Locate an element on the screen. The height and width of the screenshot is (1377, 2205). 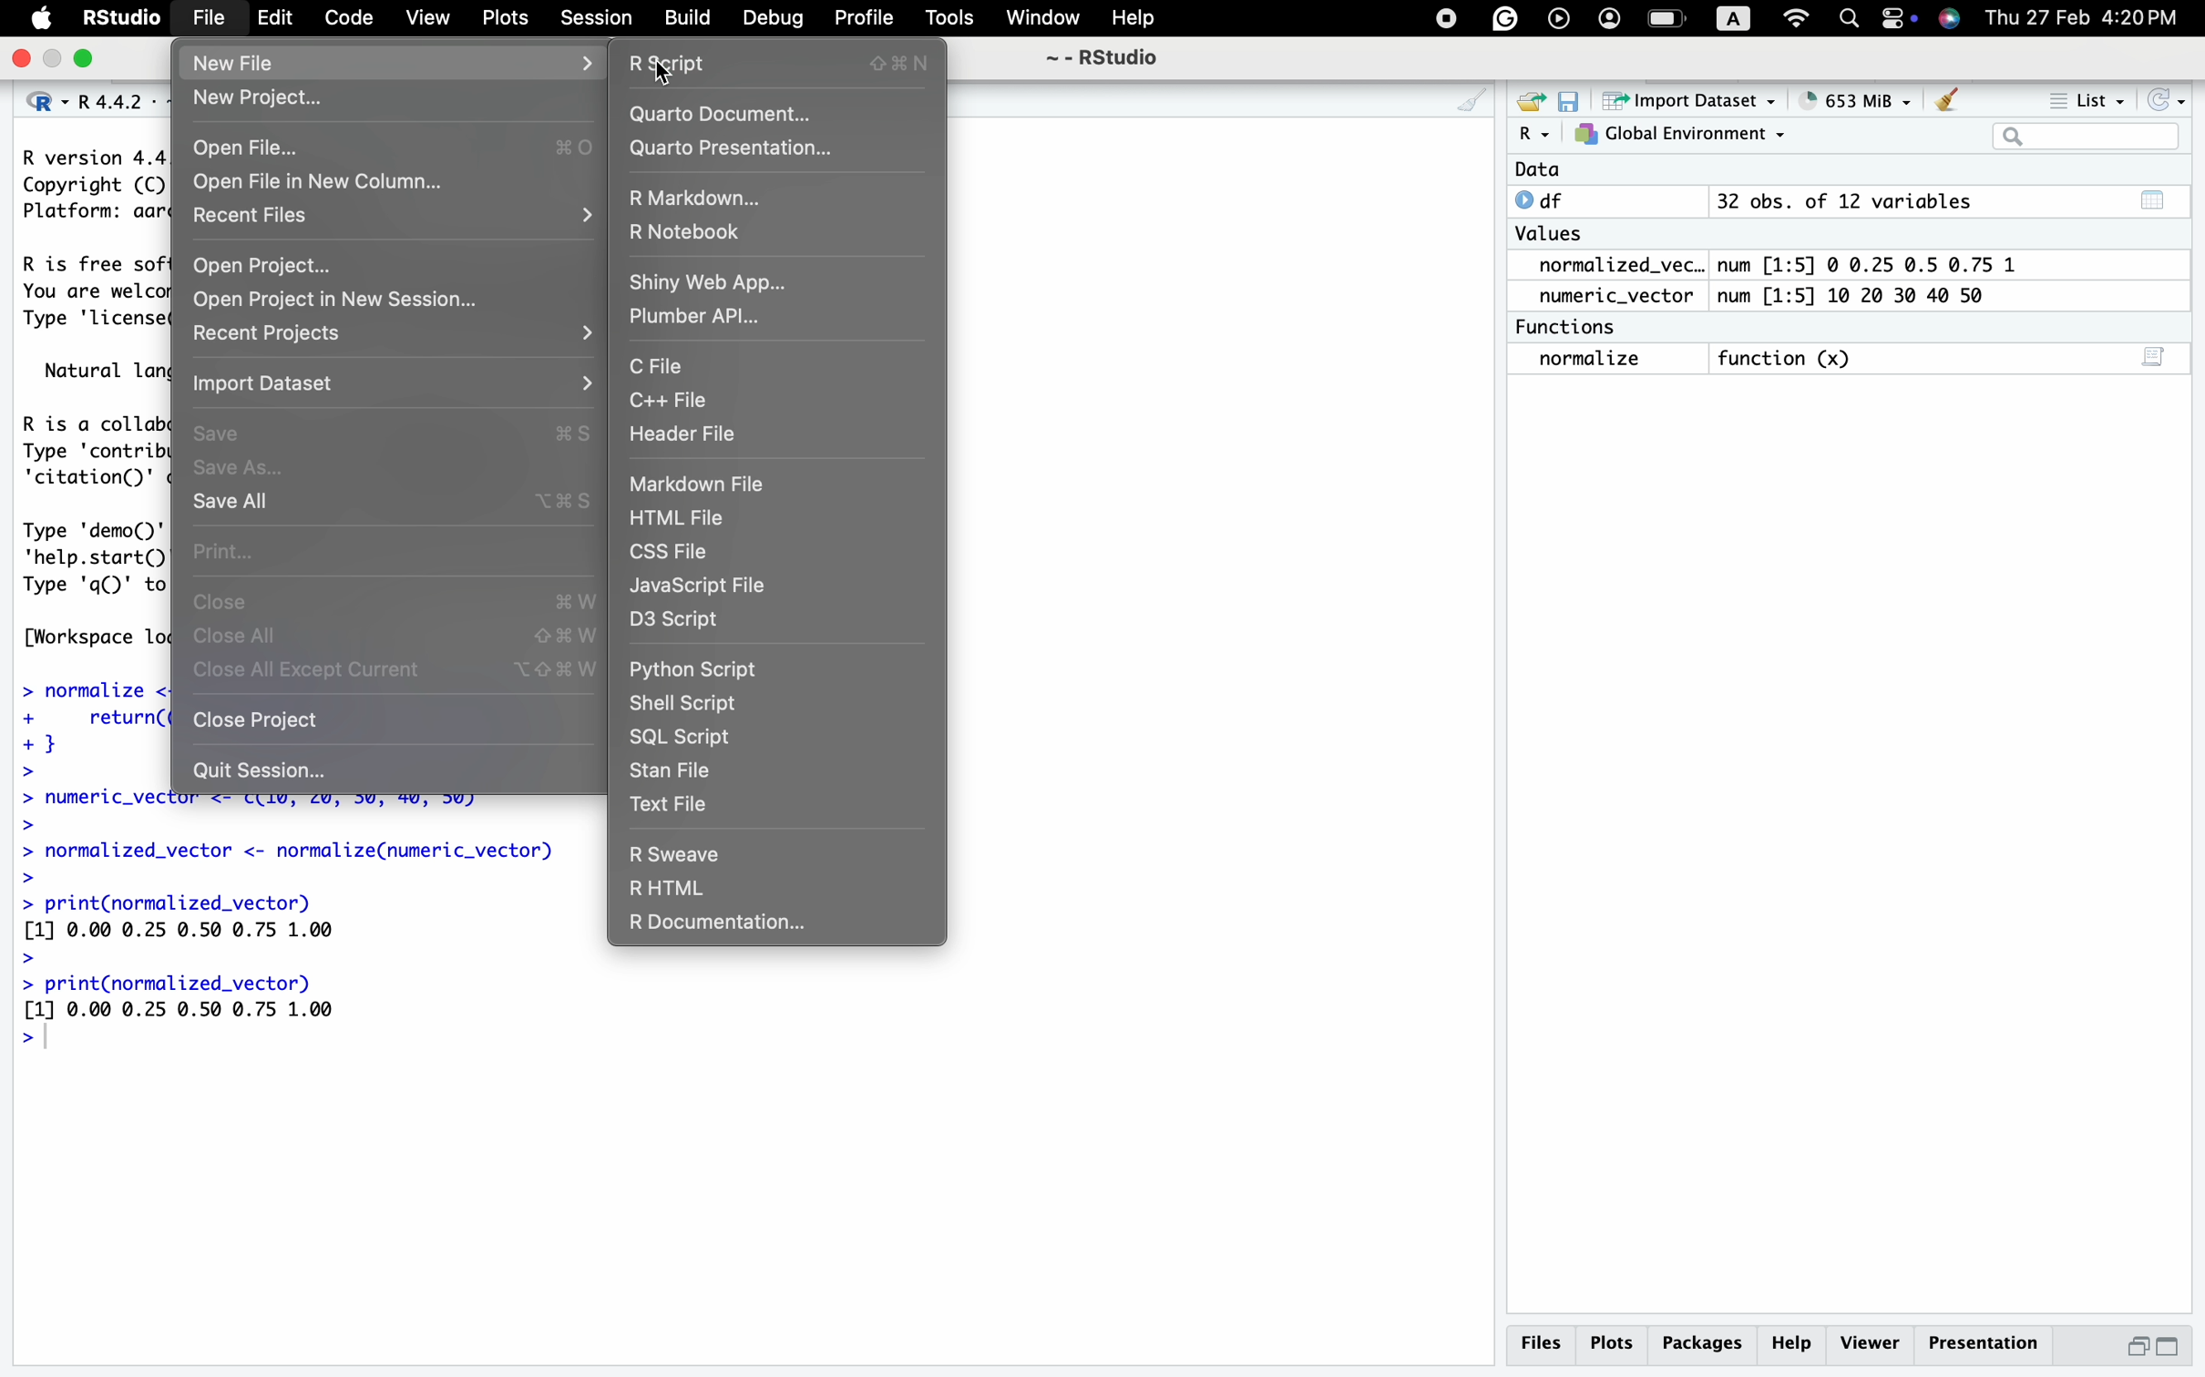
Plumber API is located at coordinates (693, 320).